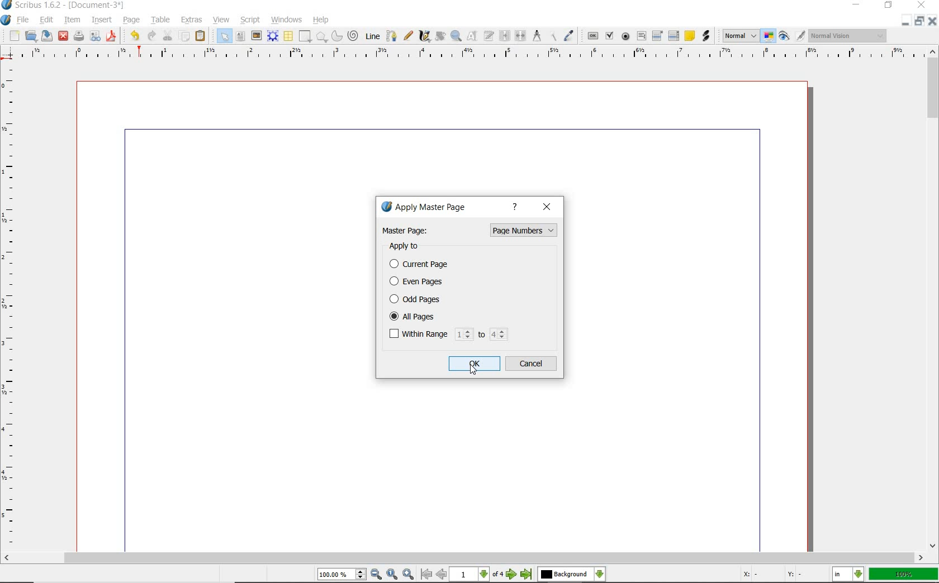  What do you see at coordinates (392, 575) in the screenshot?
I see `Zoom to 100%` at bounding box center [392, 575].